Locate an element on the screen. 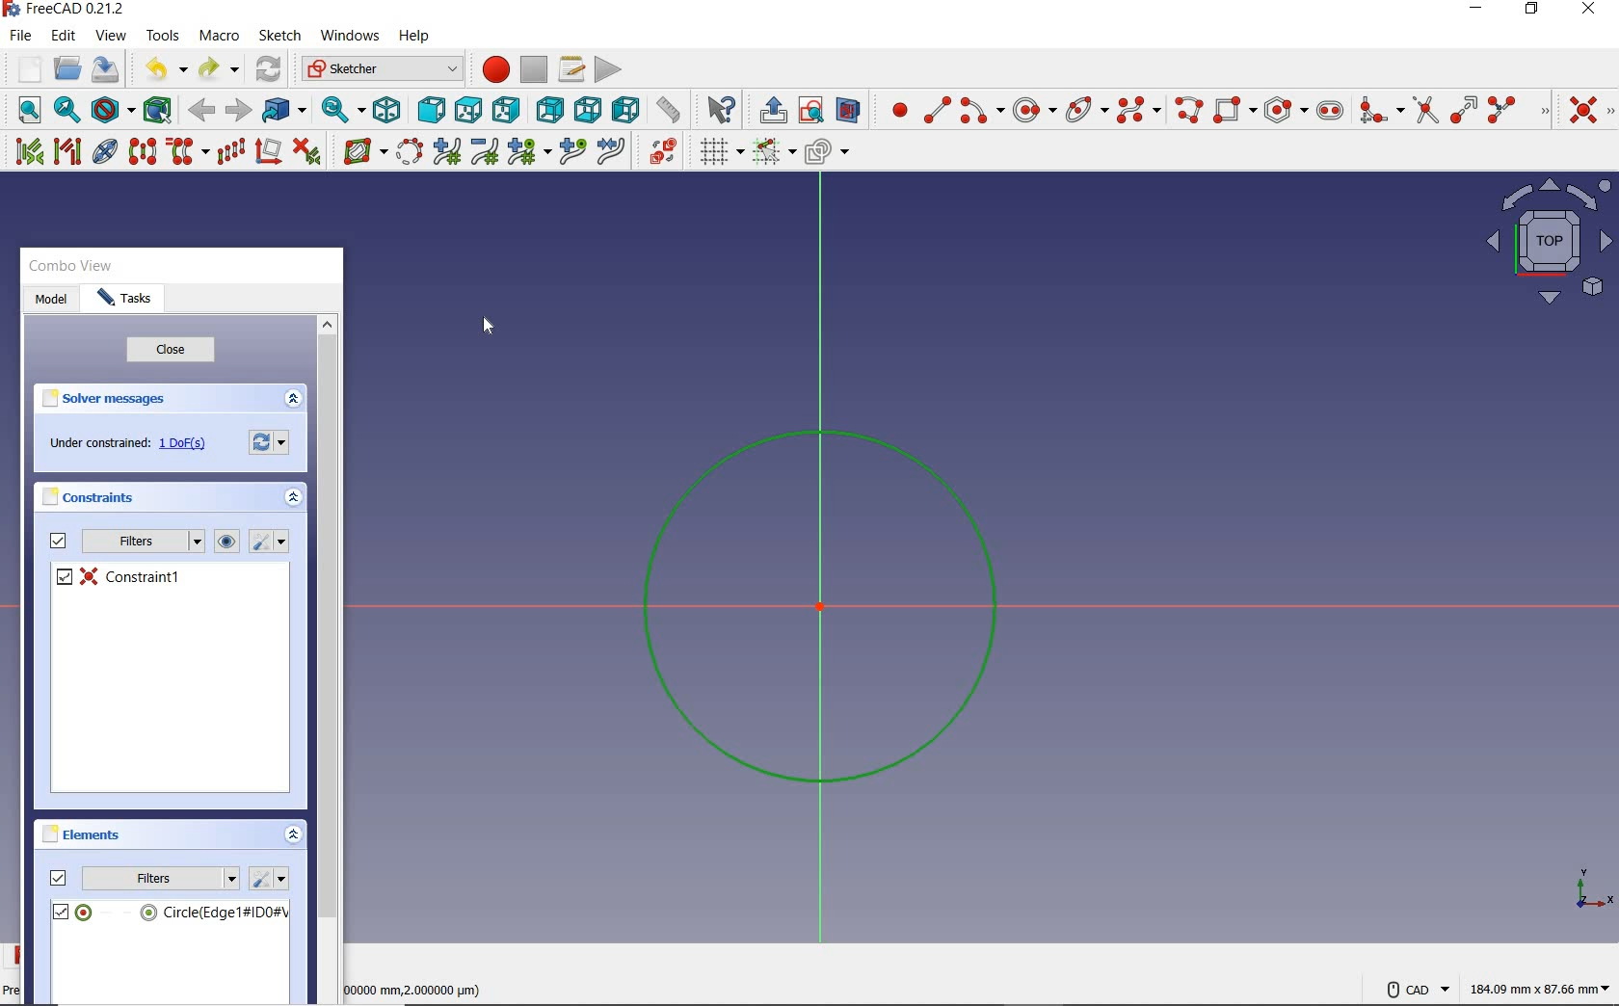  constrain1 is located at coordinates (130, 575).